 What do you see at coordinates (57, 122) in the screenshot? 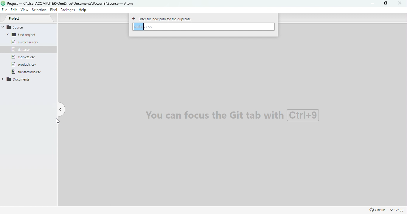
I see `Cursor` at bounding box center [57, 122].